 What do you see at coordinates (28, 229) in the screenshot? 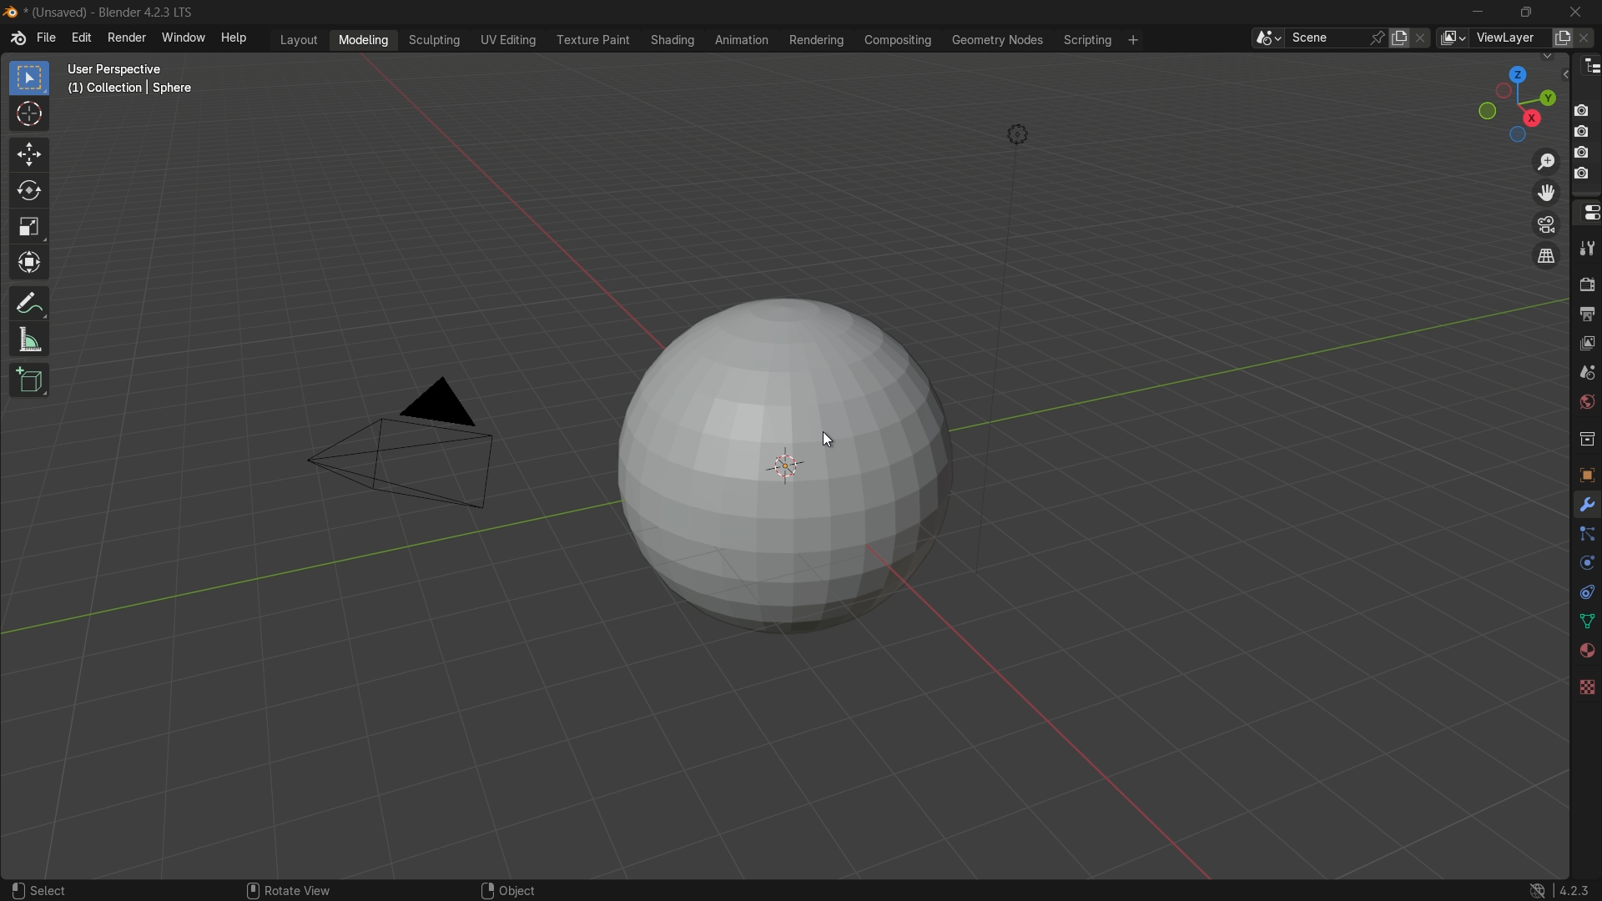
I see `scale` at bounding box center [28, 229].